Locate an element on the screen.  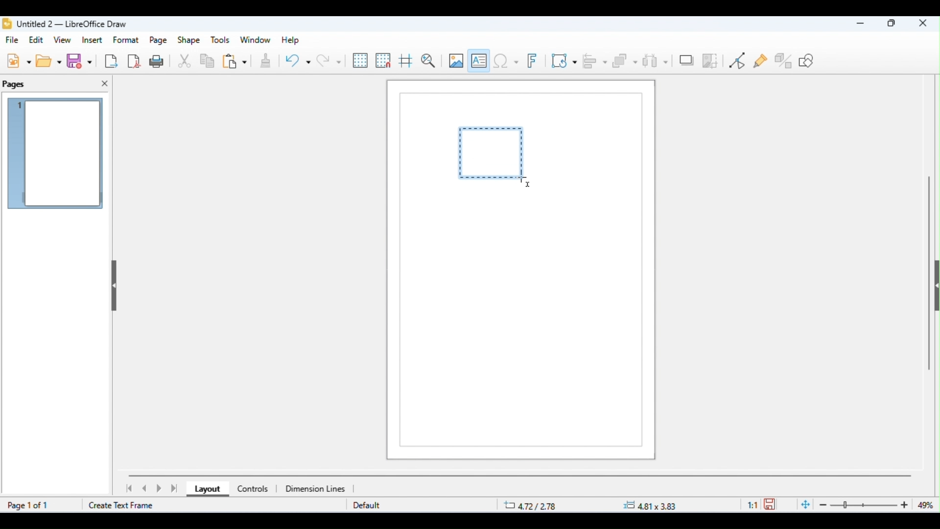
file is located at coordinates (14, 41).